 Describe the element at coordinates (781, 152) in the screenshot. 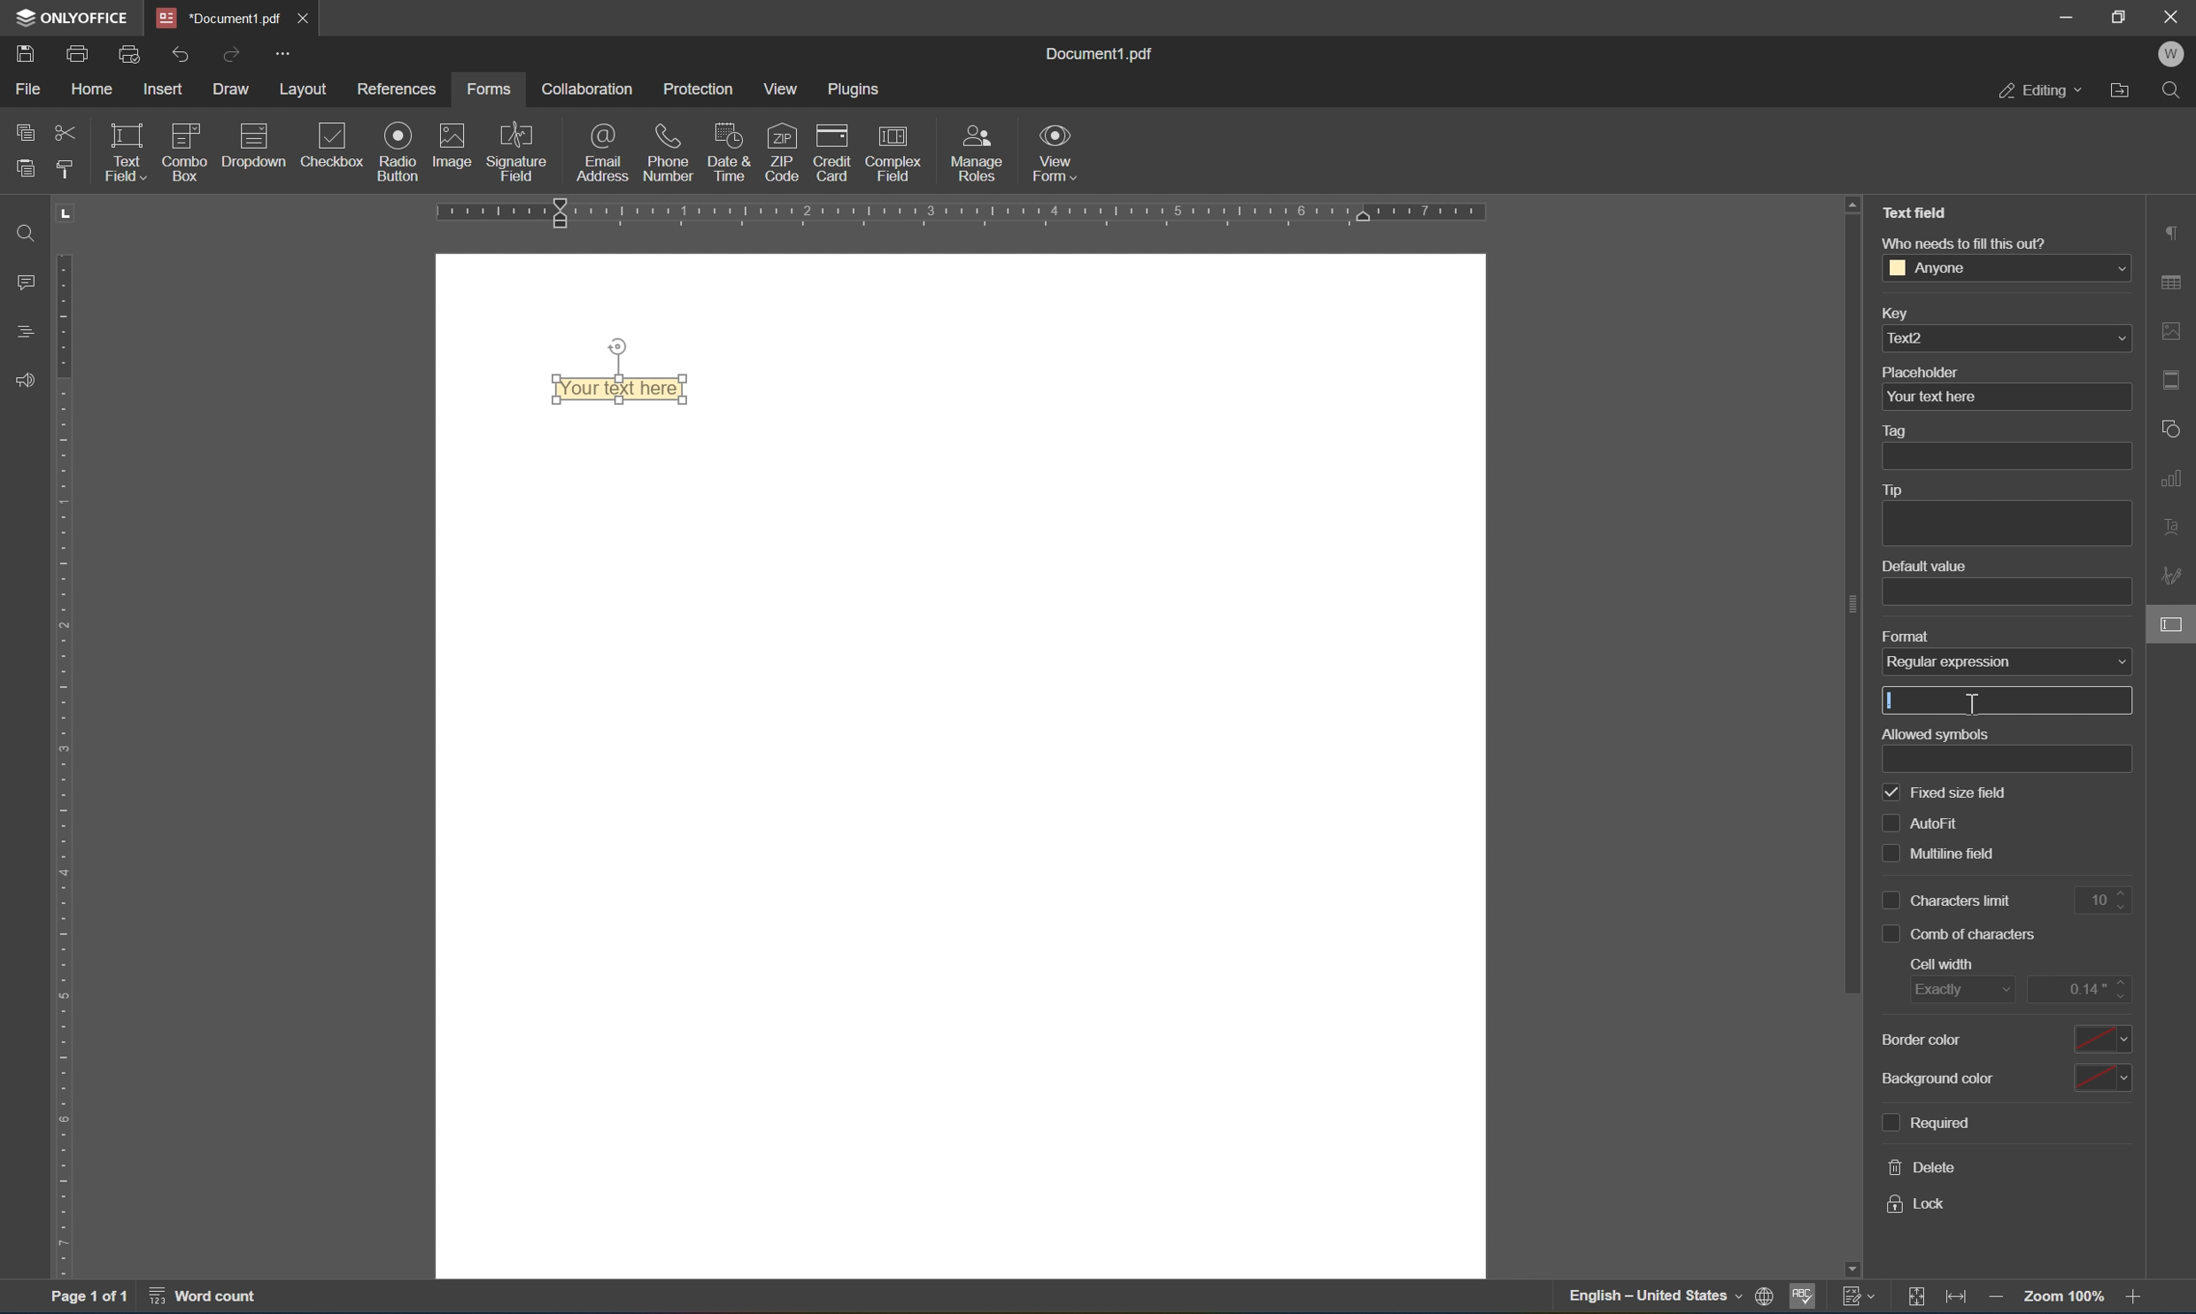

I see `zip code` at that location.